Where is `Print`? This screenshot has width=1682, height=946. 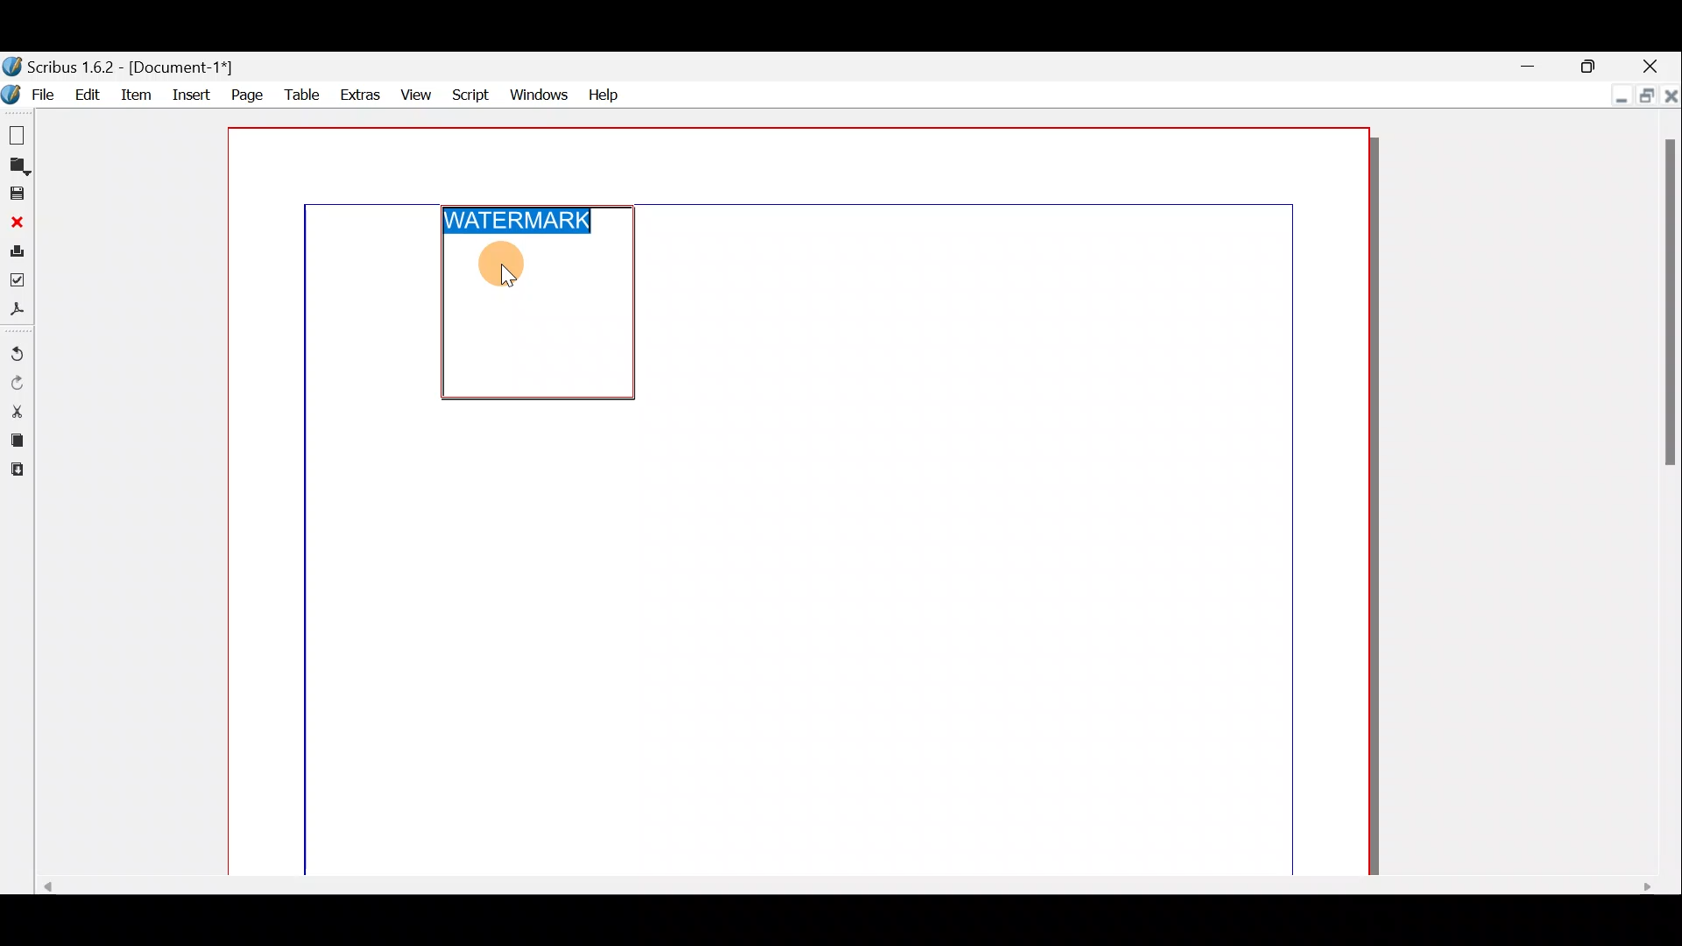
Print is located at coordinates (16, 254).